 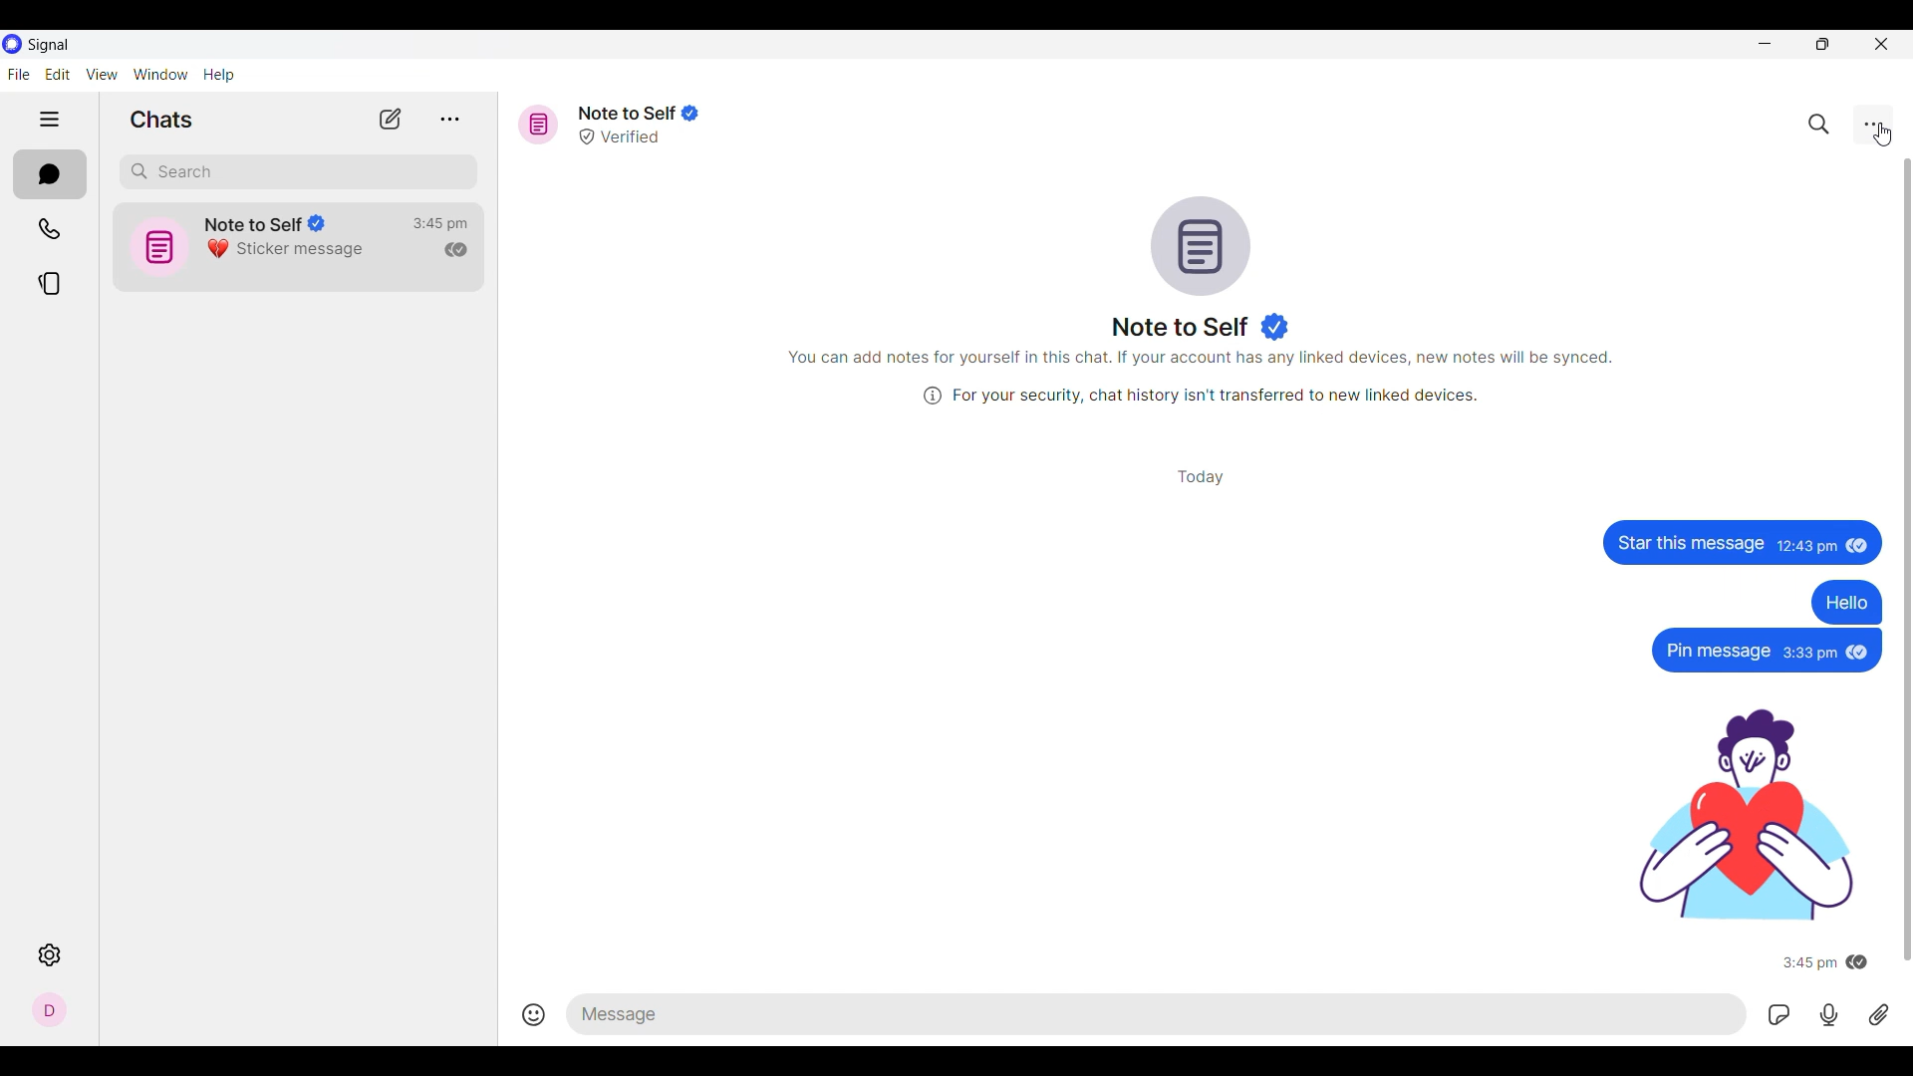 What do you see at coordinates (1885, 139) in the screenshot?
I see `Cursor` at bounding box center [1885, 139].